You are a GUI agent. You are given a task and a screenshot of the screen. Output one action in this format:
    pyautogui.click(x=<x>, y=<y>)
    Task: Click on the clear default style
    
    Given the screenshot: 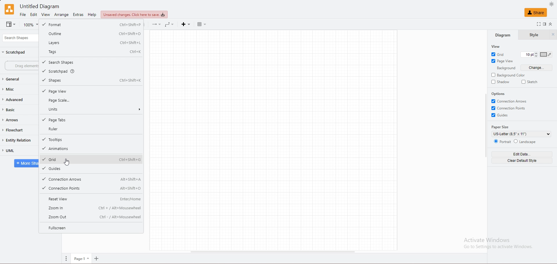 What is the action you would take?
    pyautogui.click(x=522, y=161)
    